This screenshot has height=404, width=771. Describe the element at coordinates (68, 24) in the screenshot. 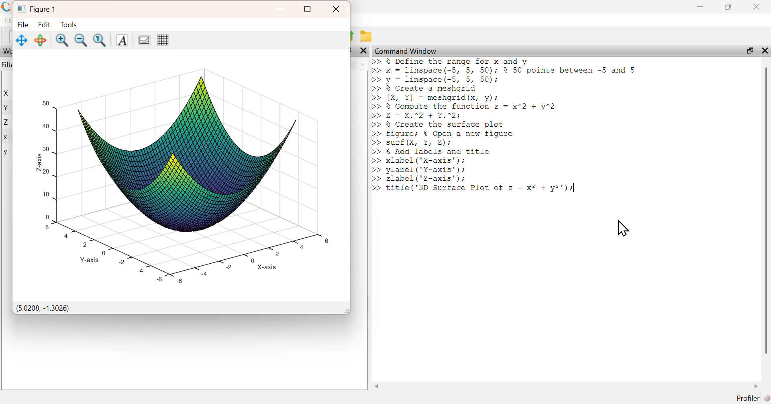

I see `Tools` at that location.